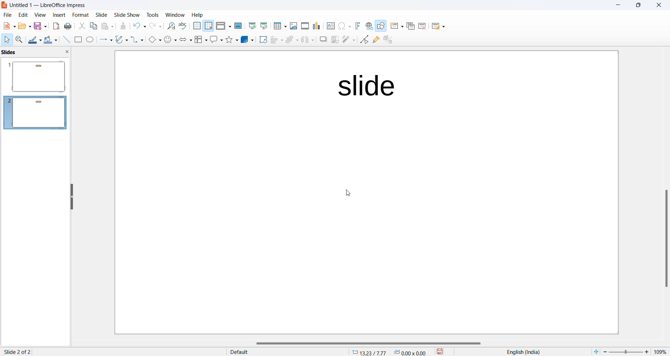 The height and width of the screenshot is (356, 670). Describe the element at coordinates (72, 196) in the screenshot. I see `hide left sidebar` at that location.